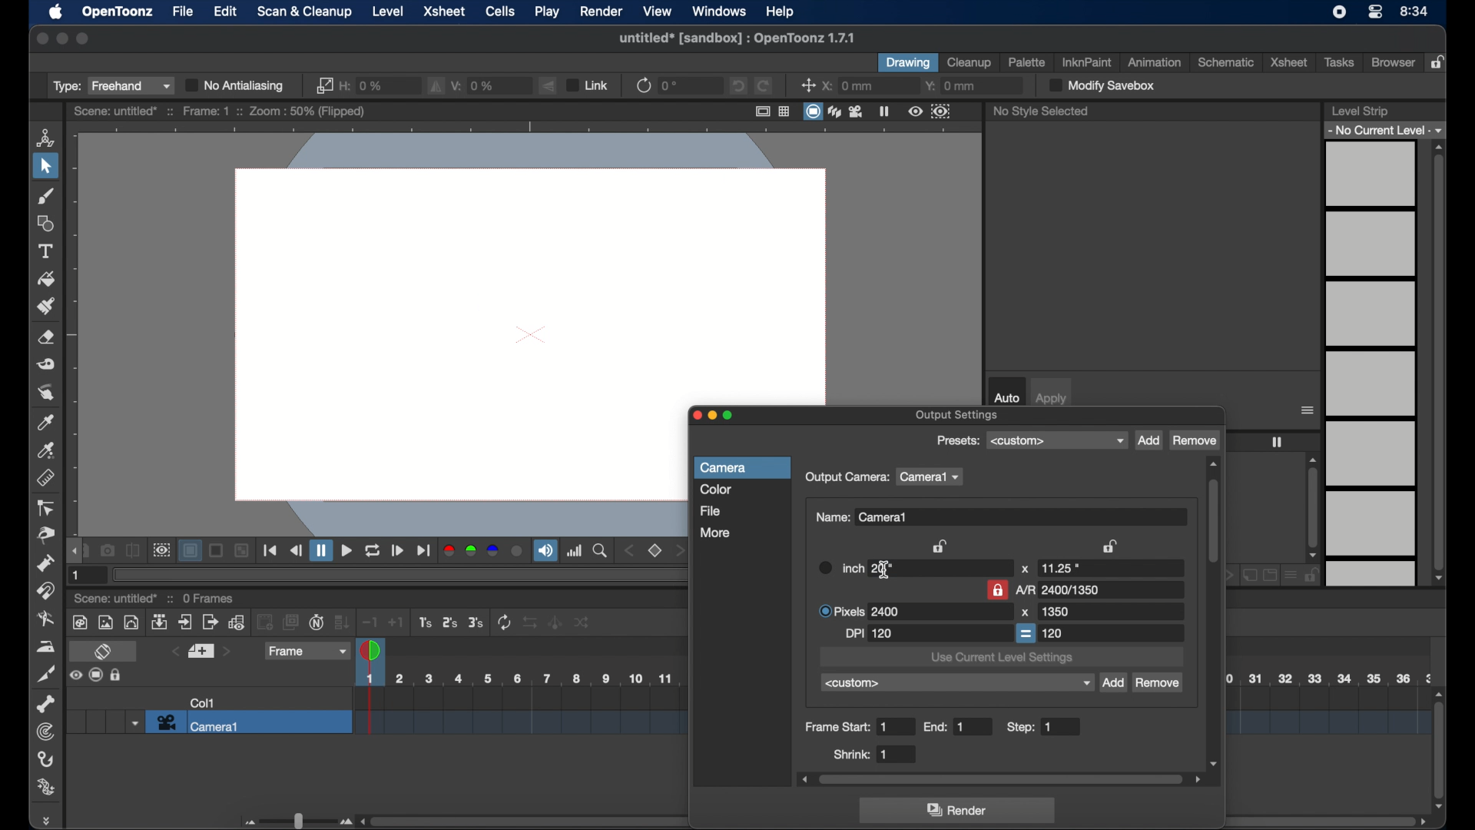 The image size is (1475, 830). What do you see at coordinates (847, 478) in the screenshot?
I see `output camera` at bounding box center [847, 478].